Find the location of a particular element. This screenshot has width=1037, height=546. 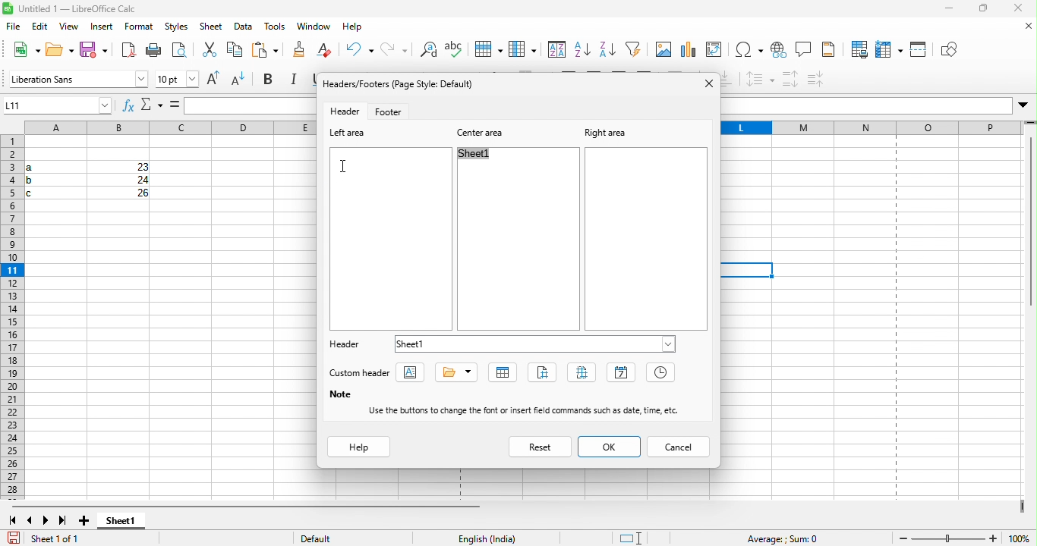

horizontal scroll bar is located at coordinates (245, 502).